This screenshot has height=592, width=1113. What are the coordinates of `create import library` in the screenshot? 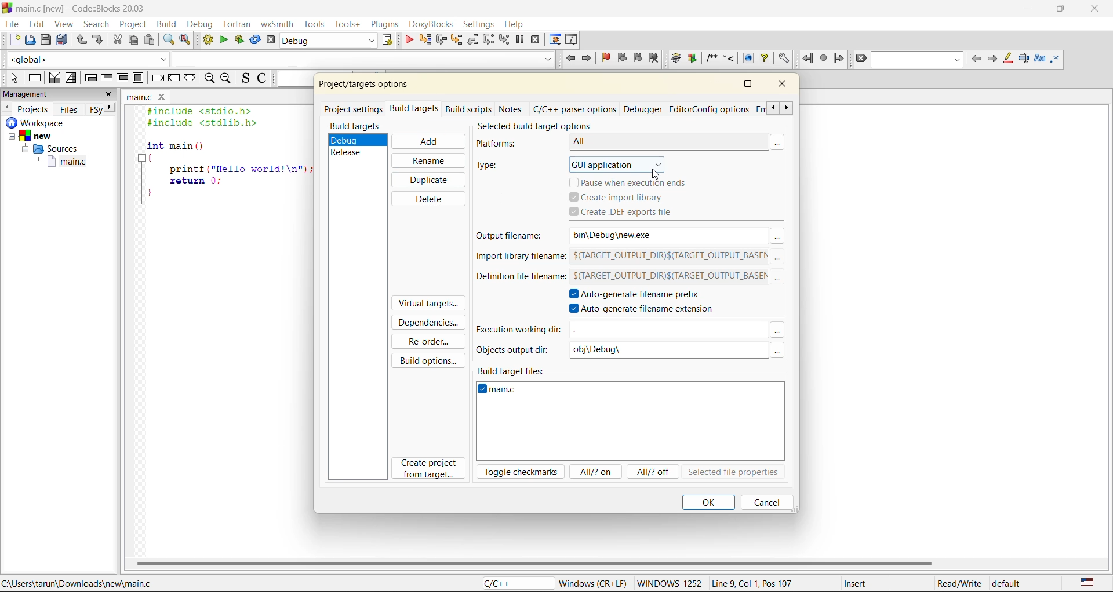 It's located at (619, 197).